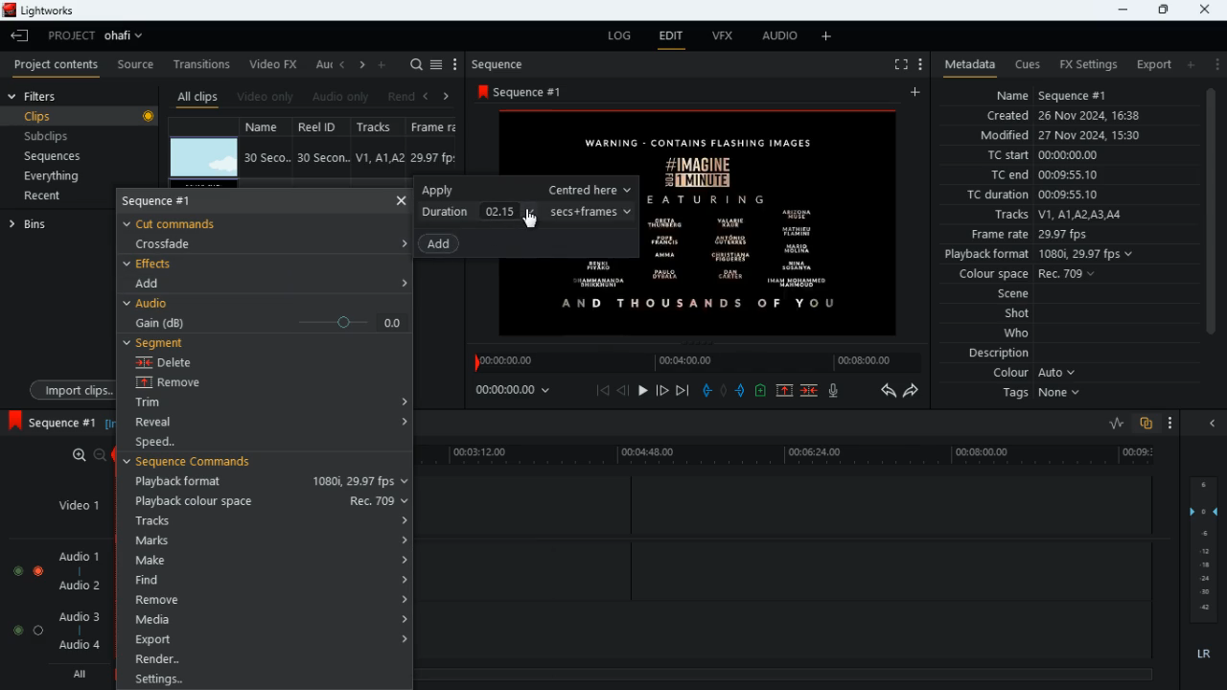 Image resolution: width=1227 pixels, height=690 pixels. What do you see at coordinates (402, 424) in the screenshot?
I see `Accordion` at bounding box center [402, 424].